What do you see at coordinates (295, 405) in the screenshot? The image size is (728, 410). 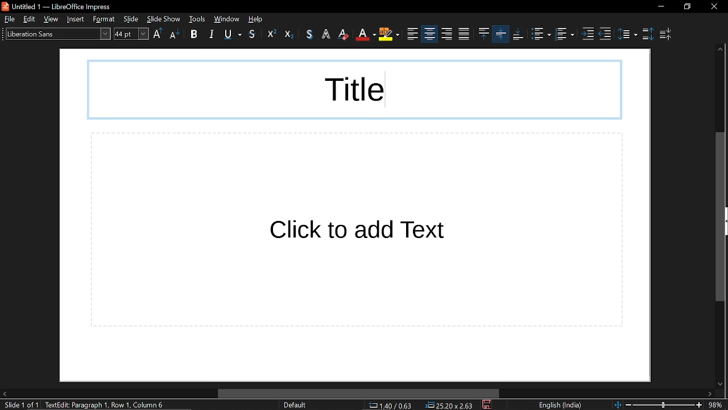 I see `slide style` at bounding box center [295, 405].